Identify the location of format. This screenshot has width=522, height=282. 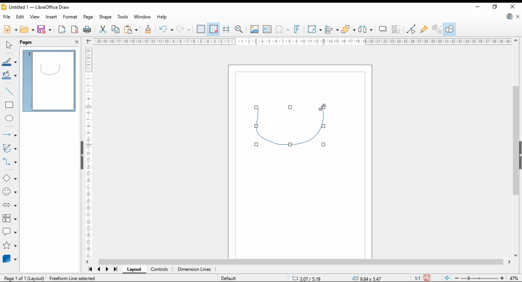
(70, 17).